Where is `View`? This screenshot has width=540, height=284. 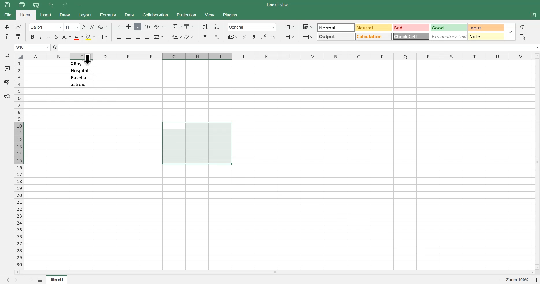 View is located at coordinates (210, 14).